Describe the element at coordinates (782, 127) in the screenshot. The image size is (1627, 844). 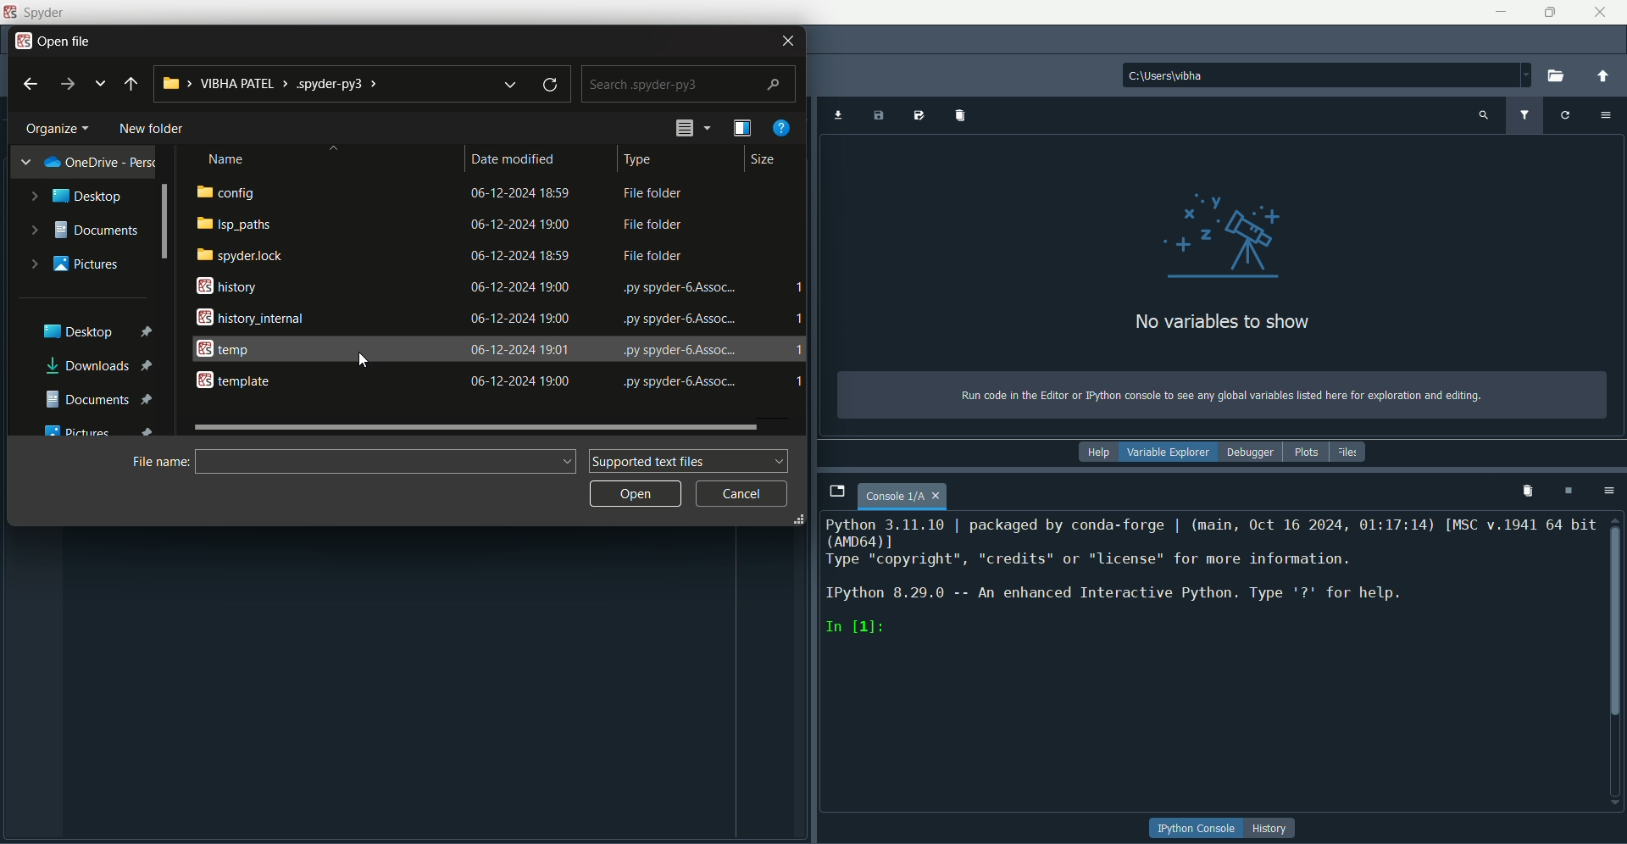
I see `get help` at that location.